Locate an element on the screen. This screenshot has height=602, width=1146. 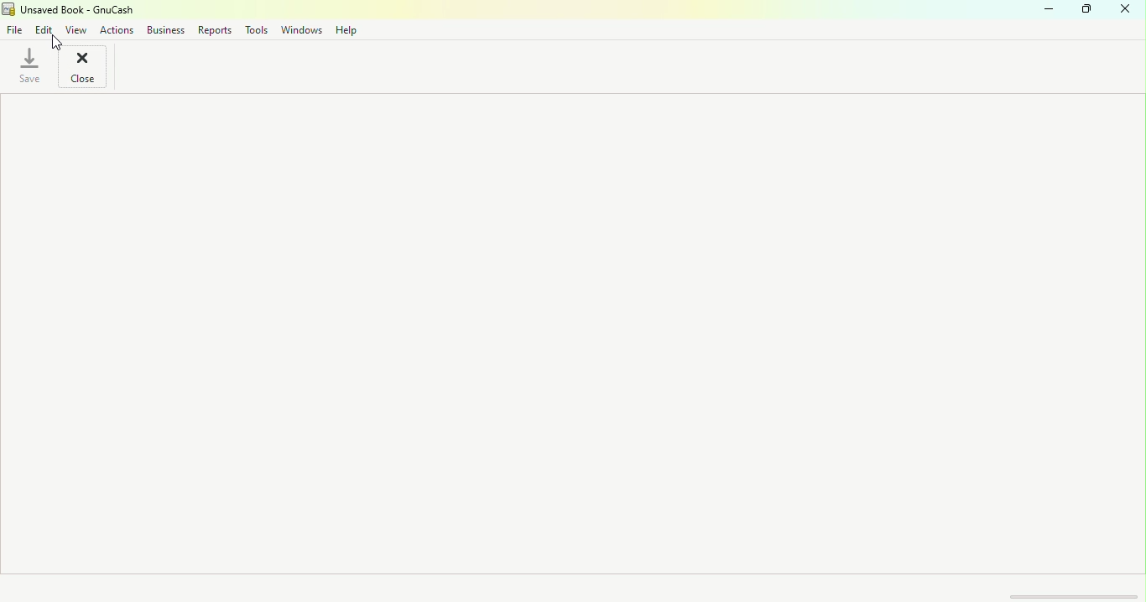
Close is located at coordinates (81, 66).